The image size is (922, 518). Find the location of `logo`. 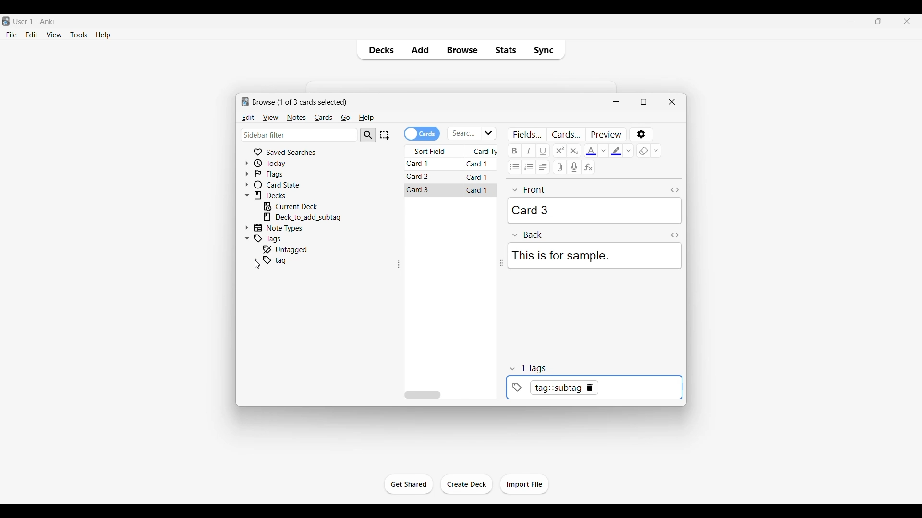

logo is located at coordinates (244, 102).